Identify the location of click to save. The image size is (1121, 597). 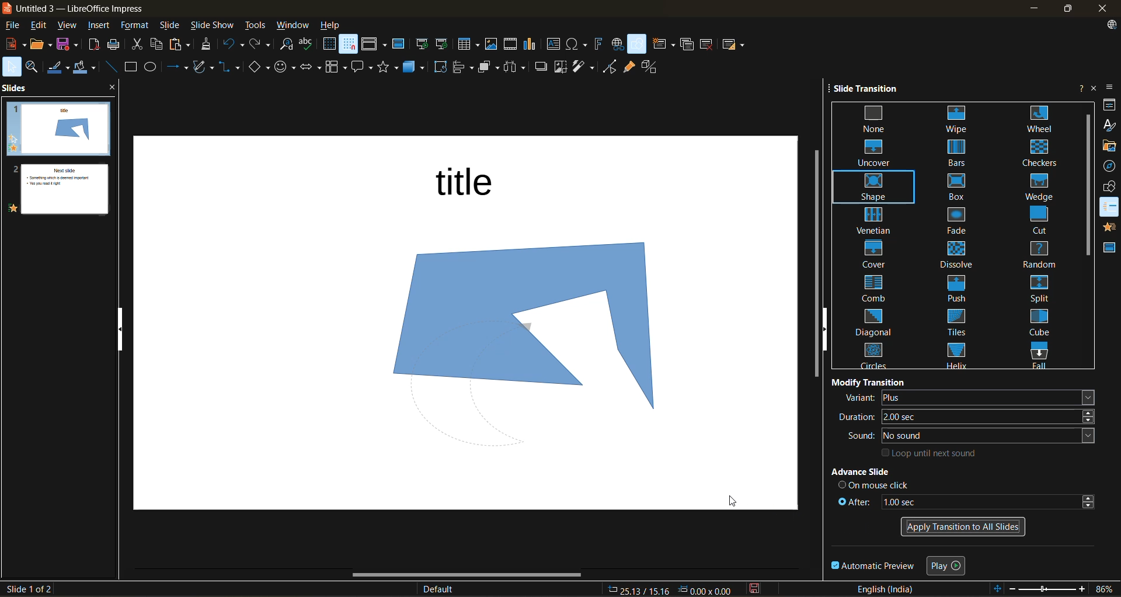
(753, 590).